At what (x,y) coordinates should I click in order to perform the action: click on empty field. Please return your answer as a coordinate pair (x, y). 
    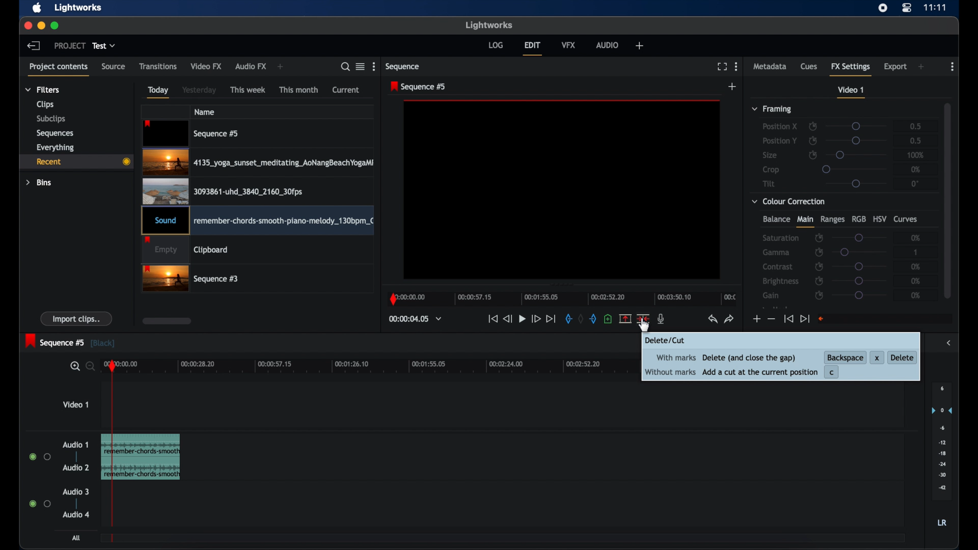
    Looking at the image, I should click on (886, 319).